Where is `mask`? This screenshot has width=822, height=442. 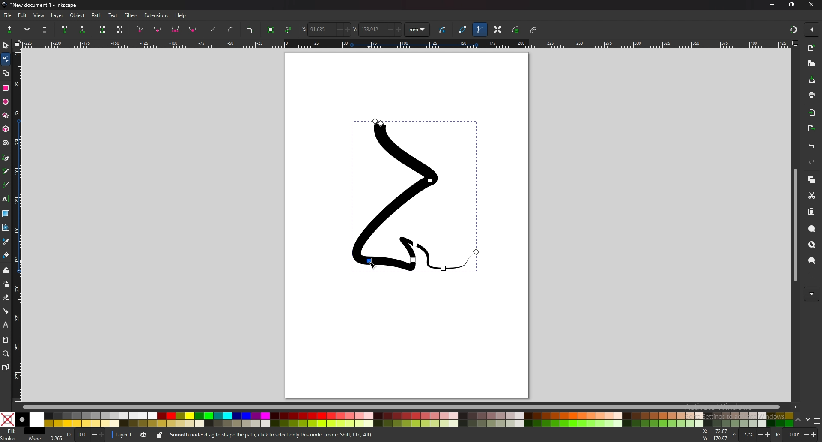 mask is located at coordinates (515, 30).